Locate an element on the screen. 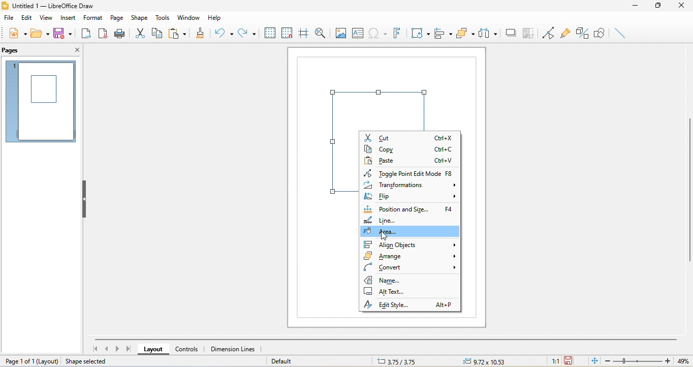 This screenshot has width=693, height=367. previous page is located at coordinates (106, 349).